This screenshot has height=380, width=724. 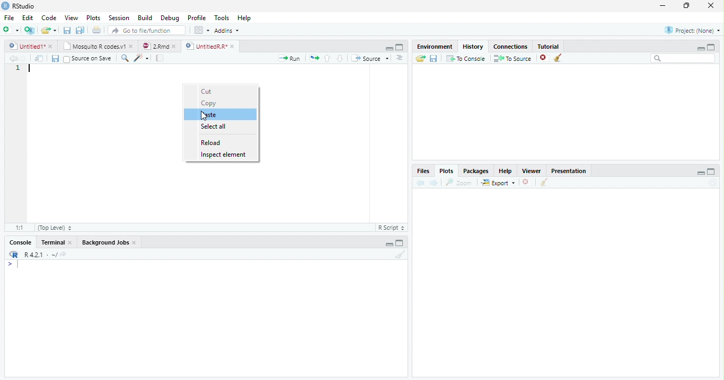 I want to click on Maximize, so click(x=400, y=48).